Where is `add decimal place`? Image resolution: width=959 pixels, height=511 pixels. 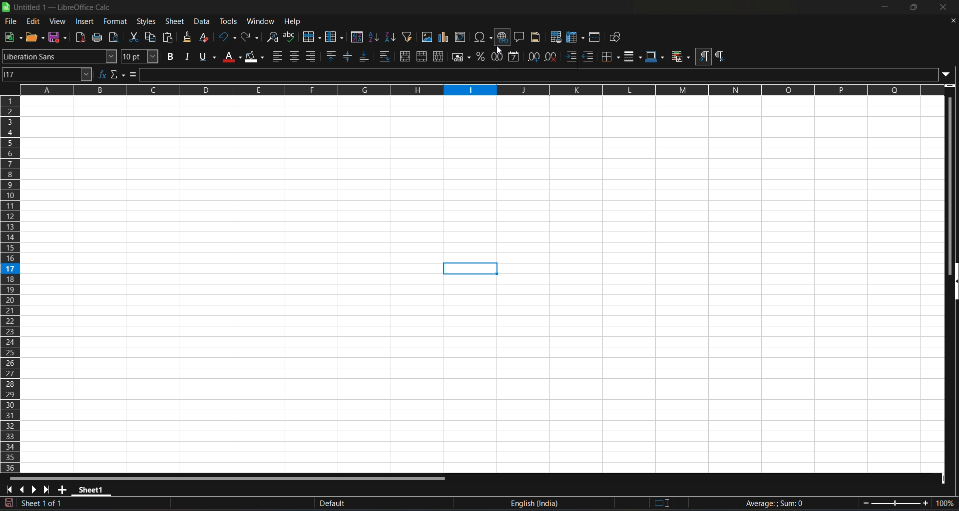 add decimal place is located at coordinates (532, 56).